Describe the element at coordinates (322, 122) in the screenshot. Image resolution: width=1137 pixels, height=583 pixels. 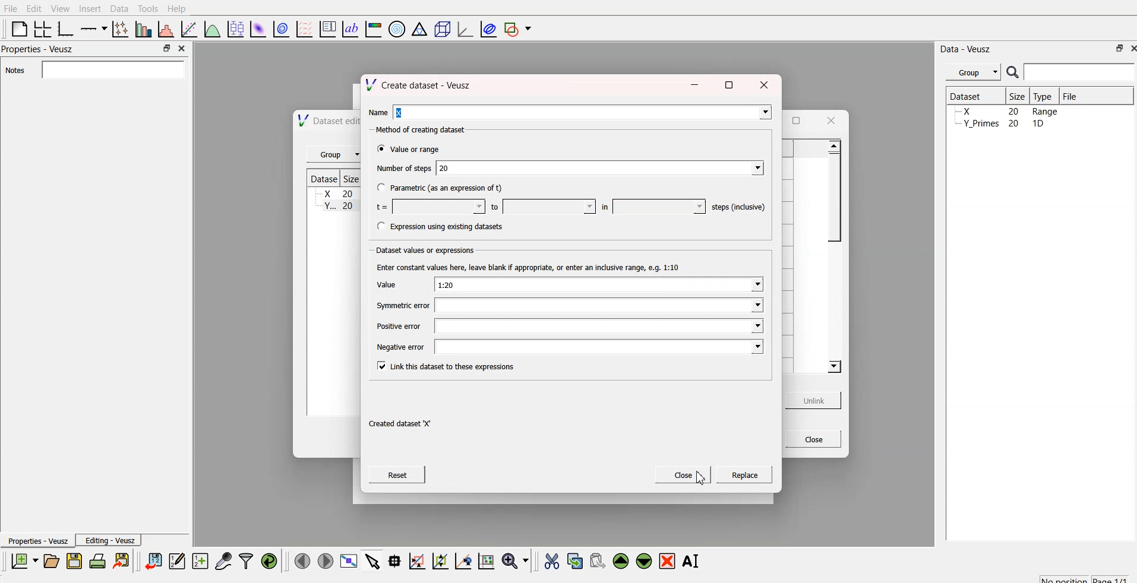
I see `N \/ Dataset editor - Veusz` at that location.